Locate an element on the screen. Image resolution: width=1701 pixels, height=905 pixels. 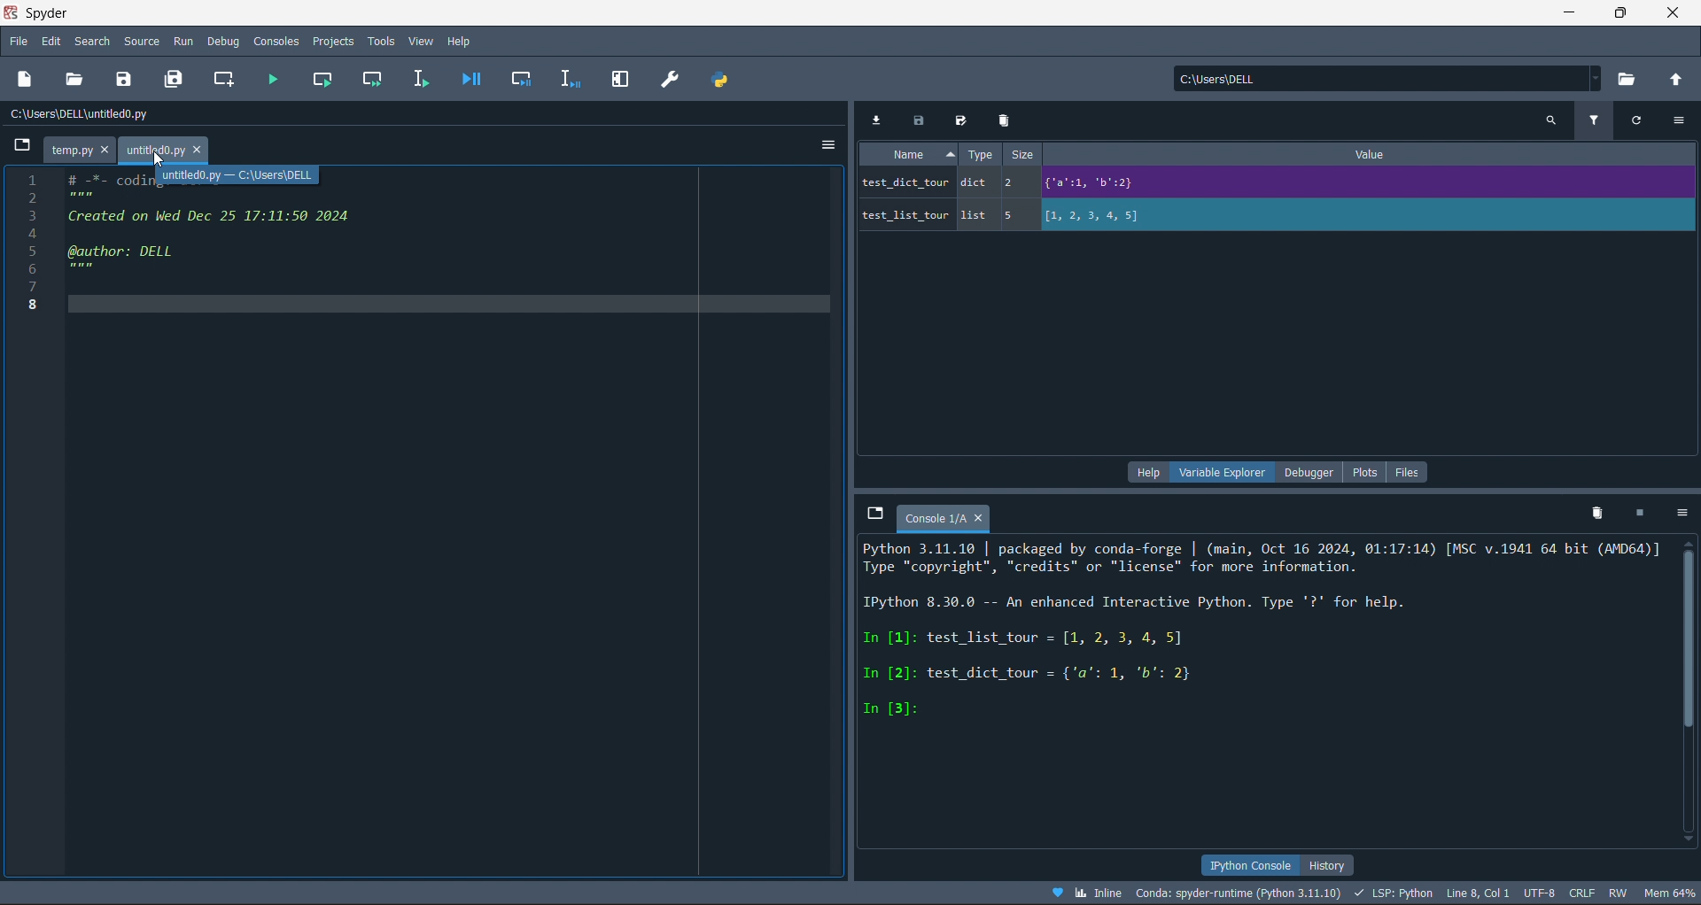
untitled.py is located at coordinates (171, 150).